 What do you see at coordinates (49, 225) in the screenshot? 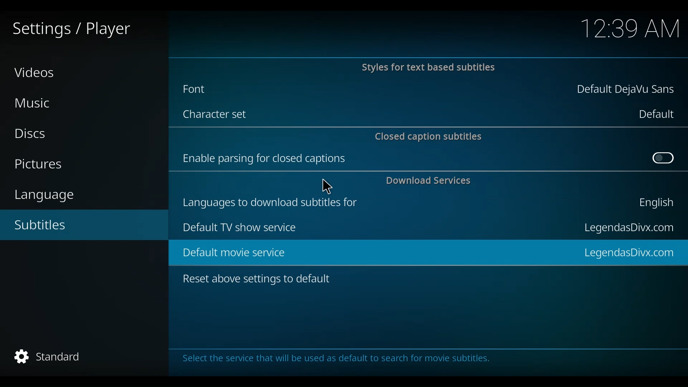
I see `Subtitles` at bounding box center [49, 225].